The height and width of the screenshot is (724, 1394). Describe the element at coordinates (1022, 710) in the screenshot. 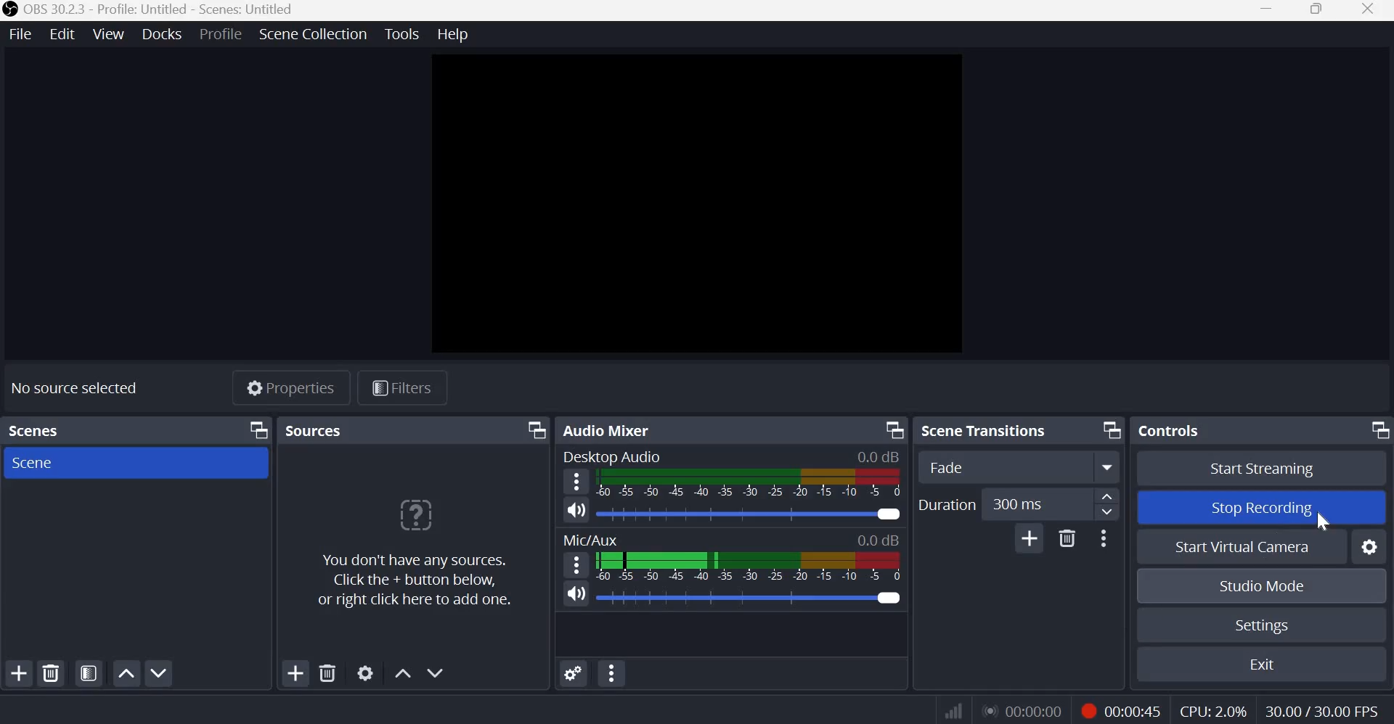

I see `00:00:00` at that location.